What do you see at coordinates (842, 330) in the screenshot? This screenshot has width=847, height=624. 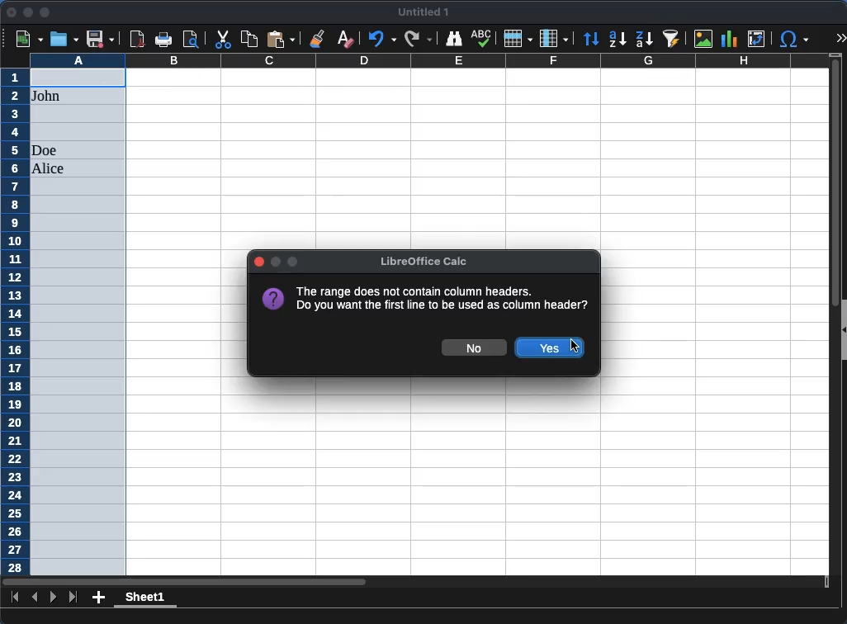 I see `collapse` at bounding box center [842, 330].